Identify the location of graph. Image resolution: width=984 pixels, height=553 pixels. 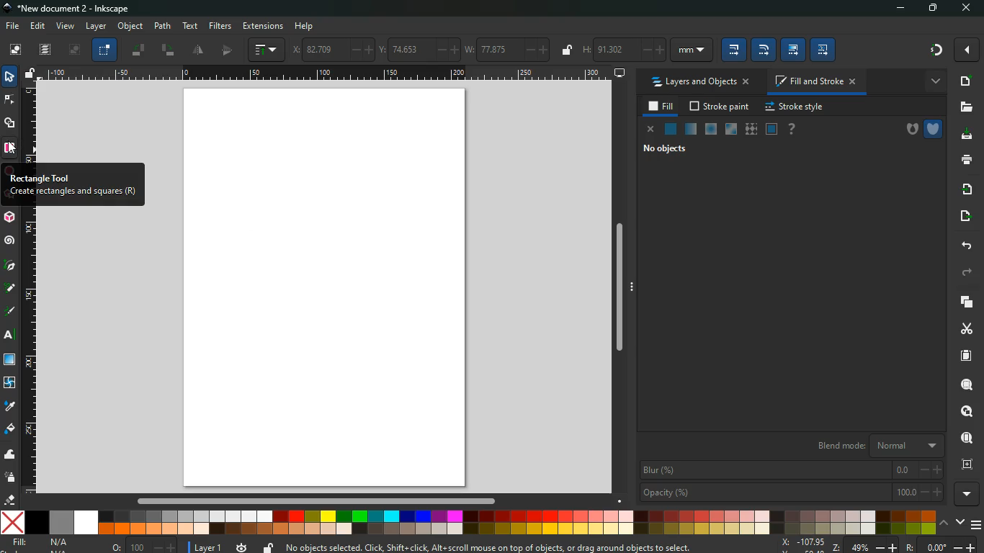
(266, 50).